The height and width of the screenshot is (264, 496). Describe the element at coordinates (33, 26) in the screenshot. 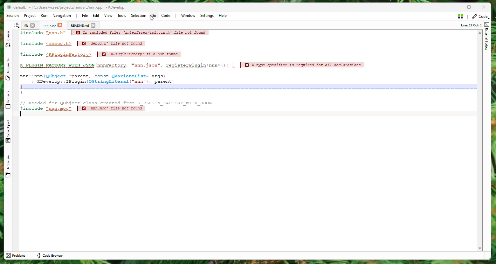

I see `close tab` at that location.